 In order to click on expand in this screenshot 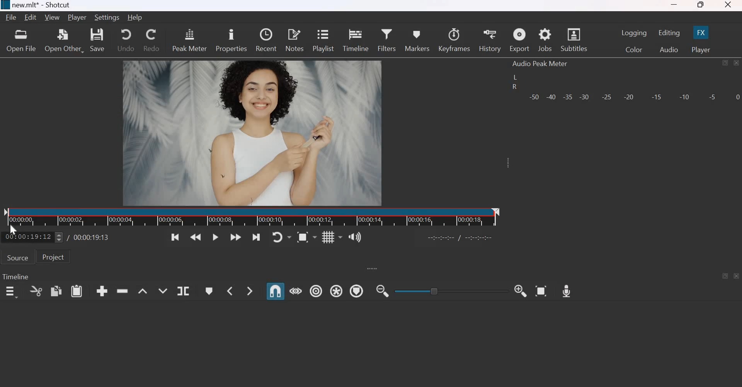, I will do `click(372, 268)`.